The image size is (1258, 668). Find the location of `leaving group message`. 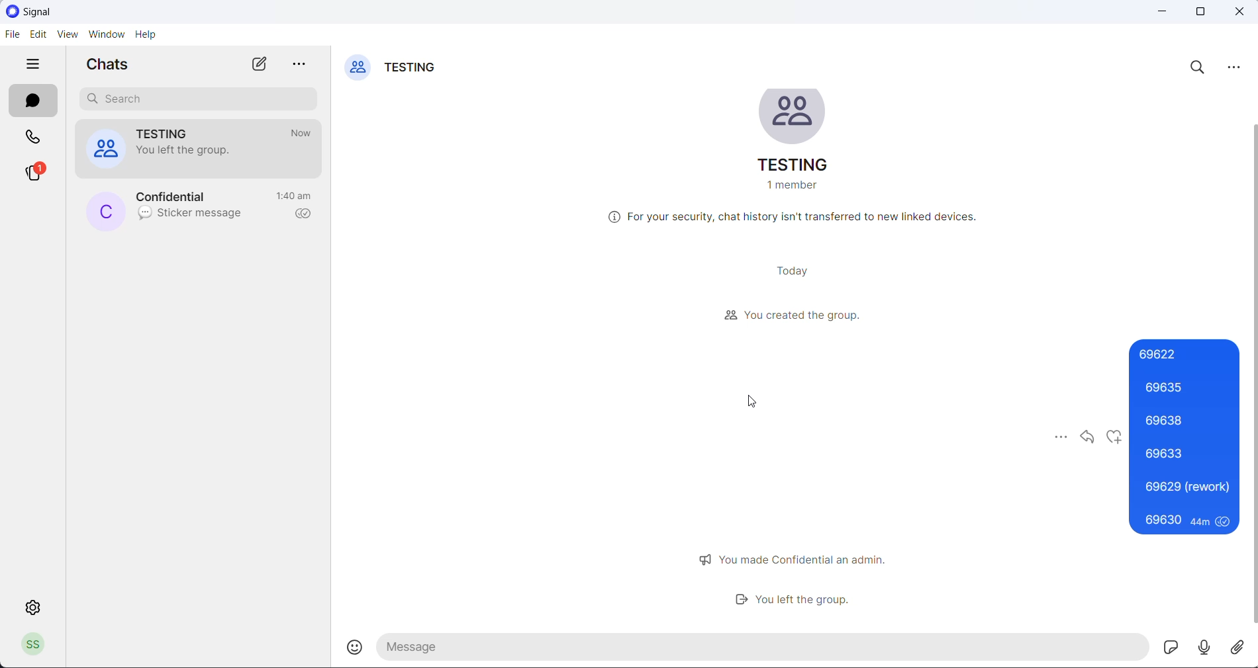

leaving group message is located at coordinates (188, 150).